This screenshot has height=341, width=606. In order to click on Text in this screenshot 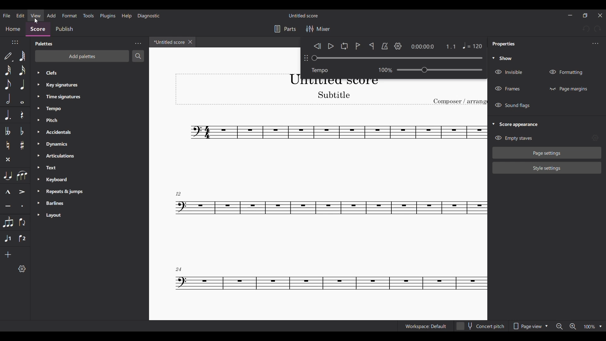, I will do `click(83, 168)`.